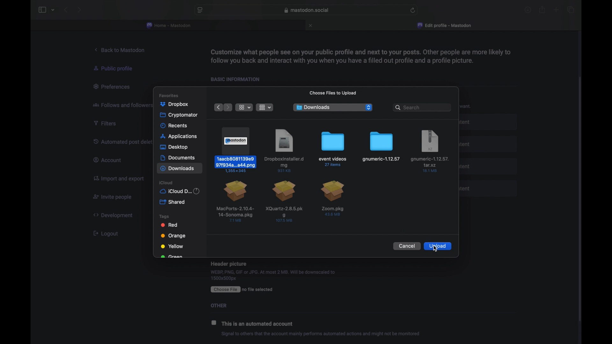 The height and width of the screenshot is (344, 612). Describe the element at coordinates (360, 56) in the screenshot. I see `info` at that location.